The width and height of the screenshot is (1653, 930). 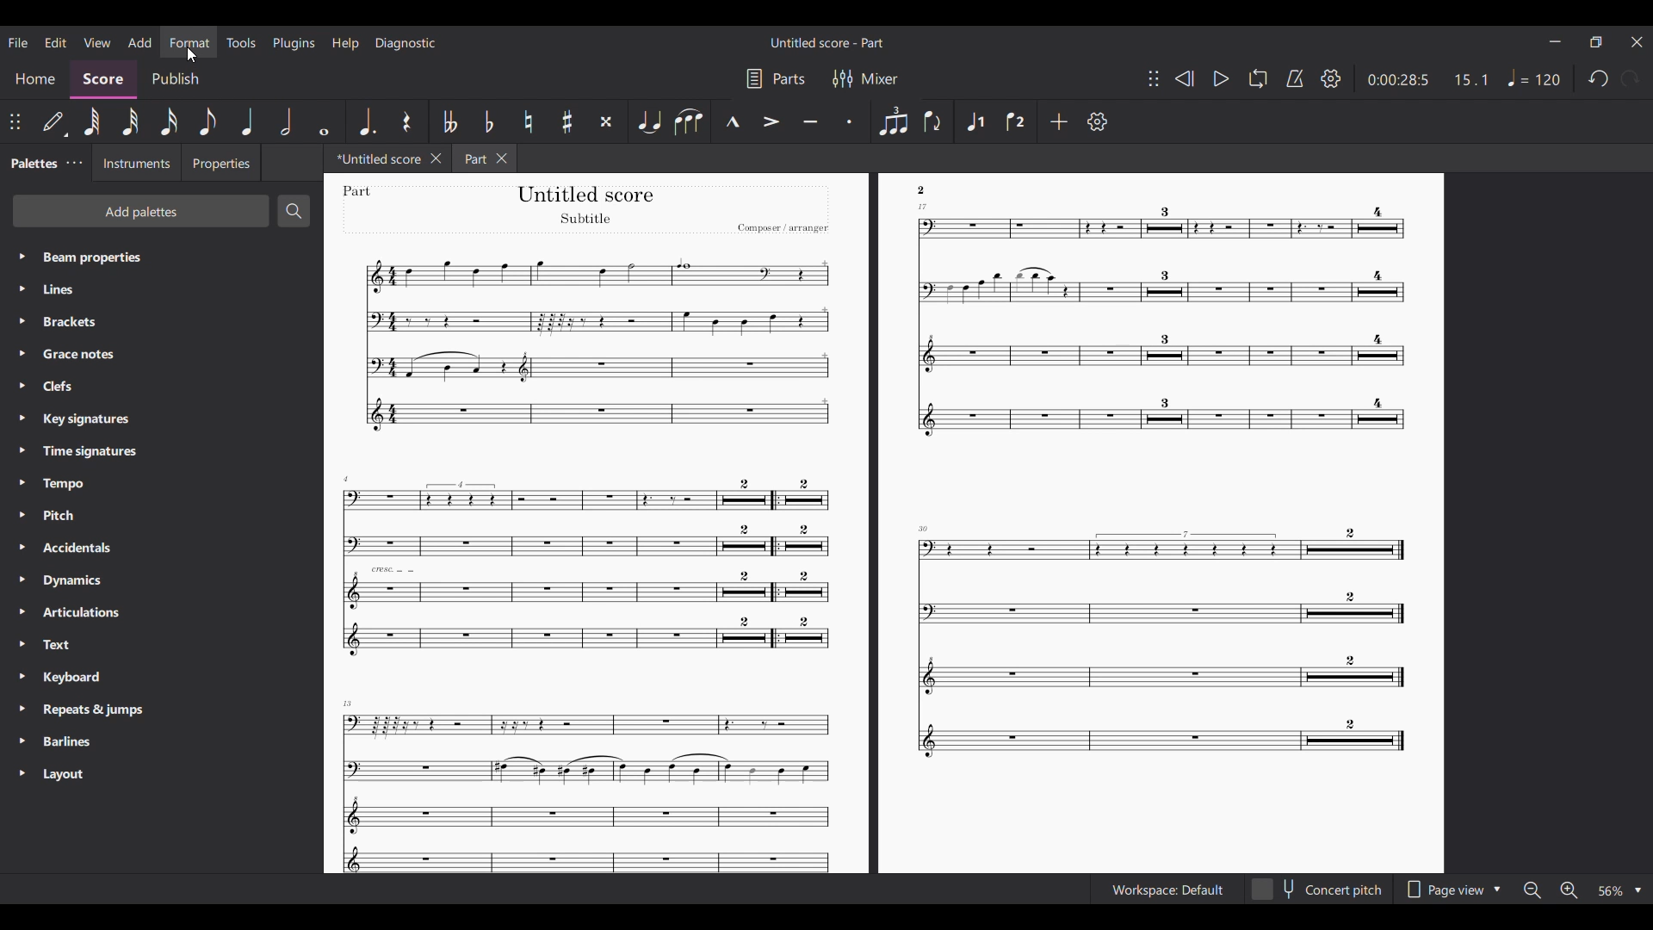 I want to click on Add, so click(x=1058, y=121).